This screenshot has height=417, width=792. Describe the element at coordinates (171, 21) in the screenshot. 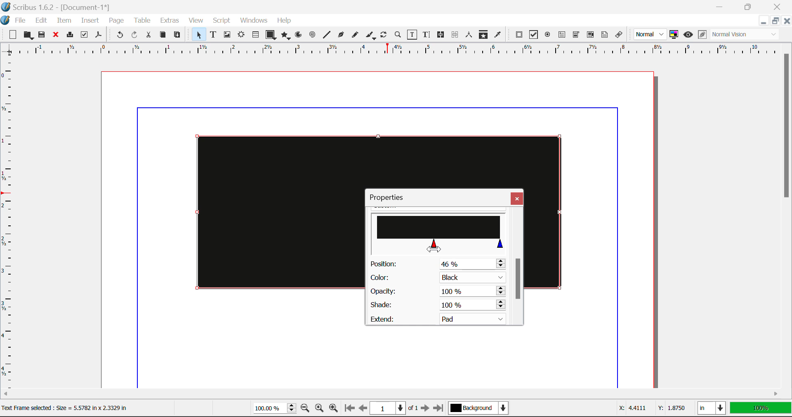

I see `Extras` at that location.